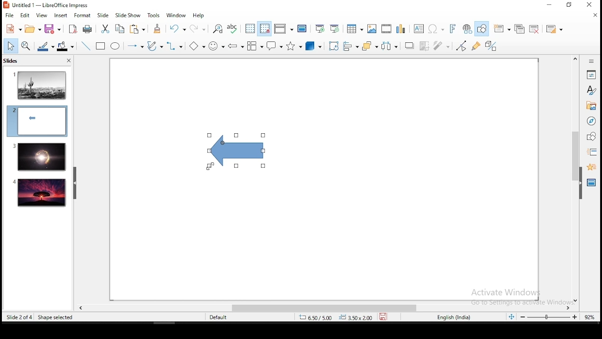  Describe the element at coordinates (590, 166) in the screenshot. I see `animation` at that location.